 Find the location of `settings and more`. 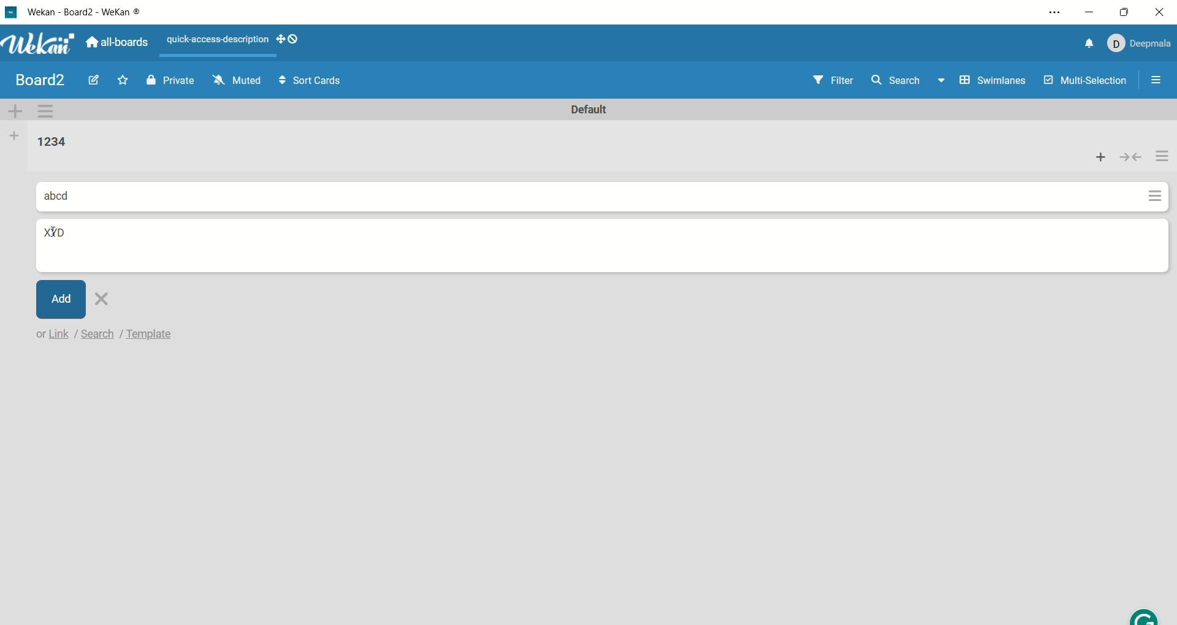

settings and more is located at coordinates (1053, 14).